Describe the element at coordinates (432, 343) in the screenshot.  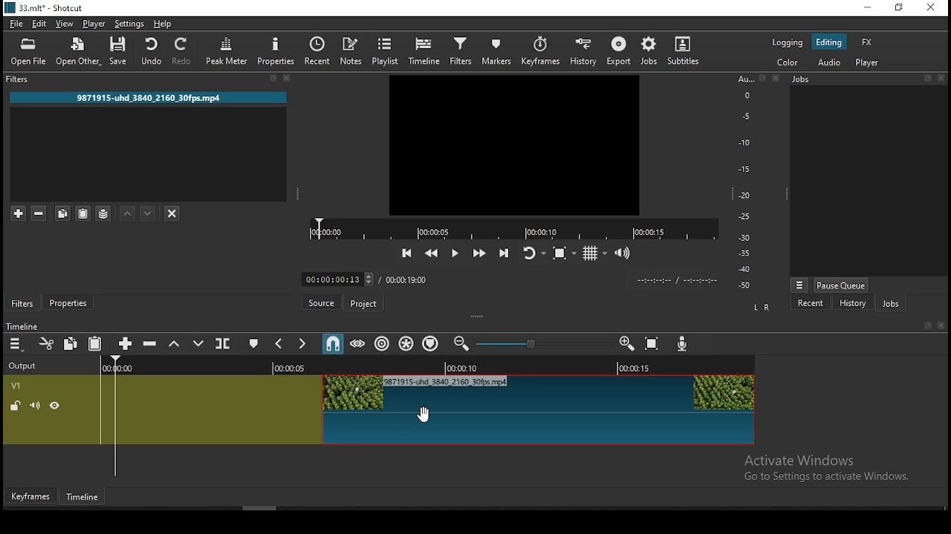
I see `ripple markers` at that location.